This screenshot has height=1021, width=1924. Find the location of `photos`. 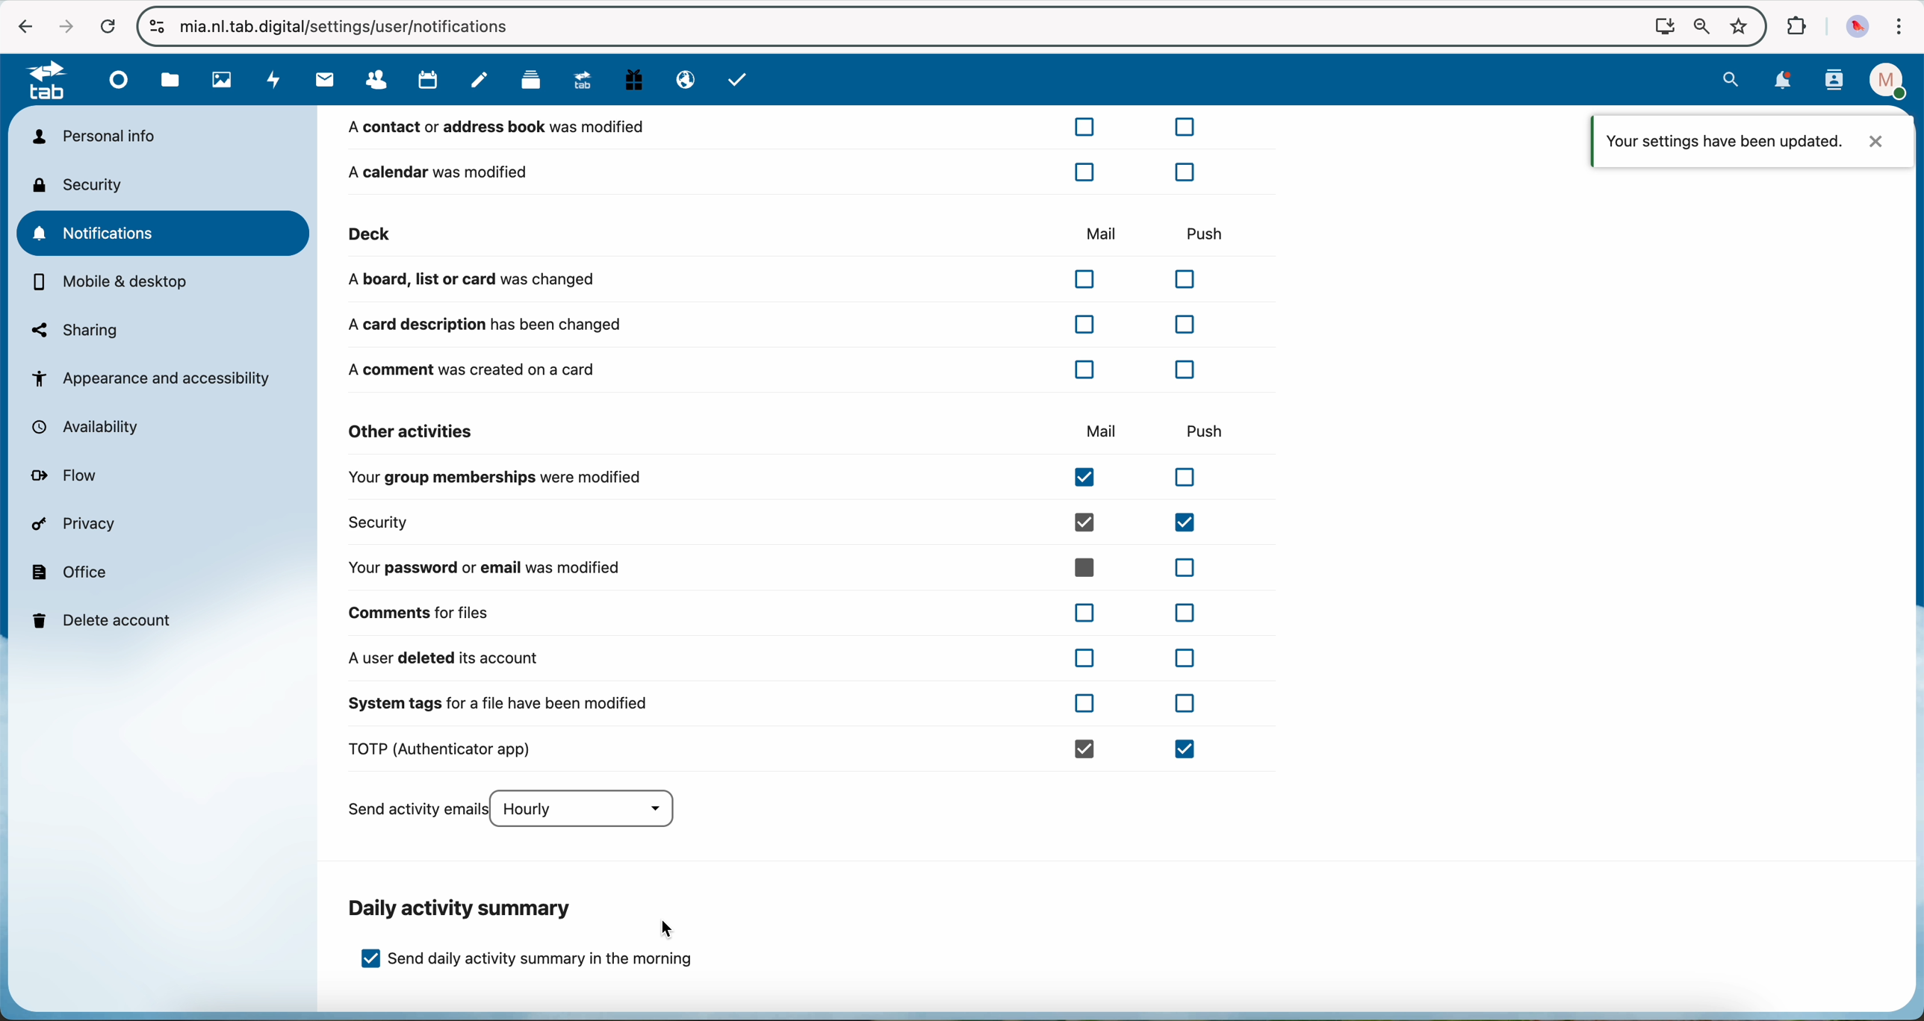

photos is located at coordinates (220, 81).